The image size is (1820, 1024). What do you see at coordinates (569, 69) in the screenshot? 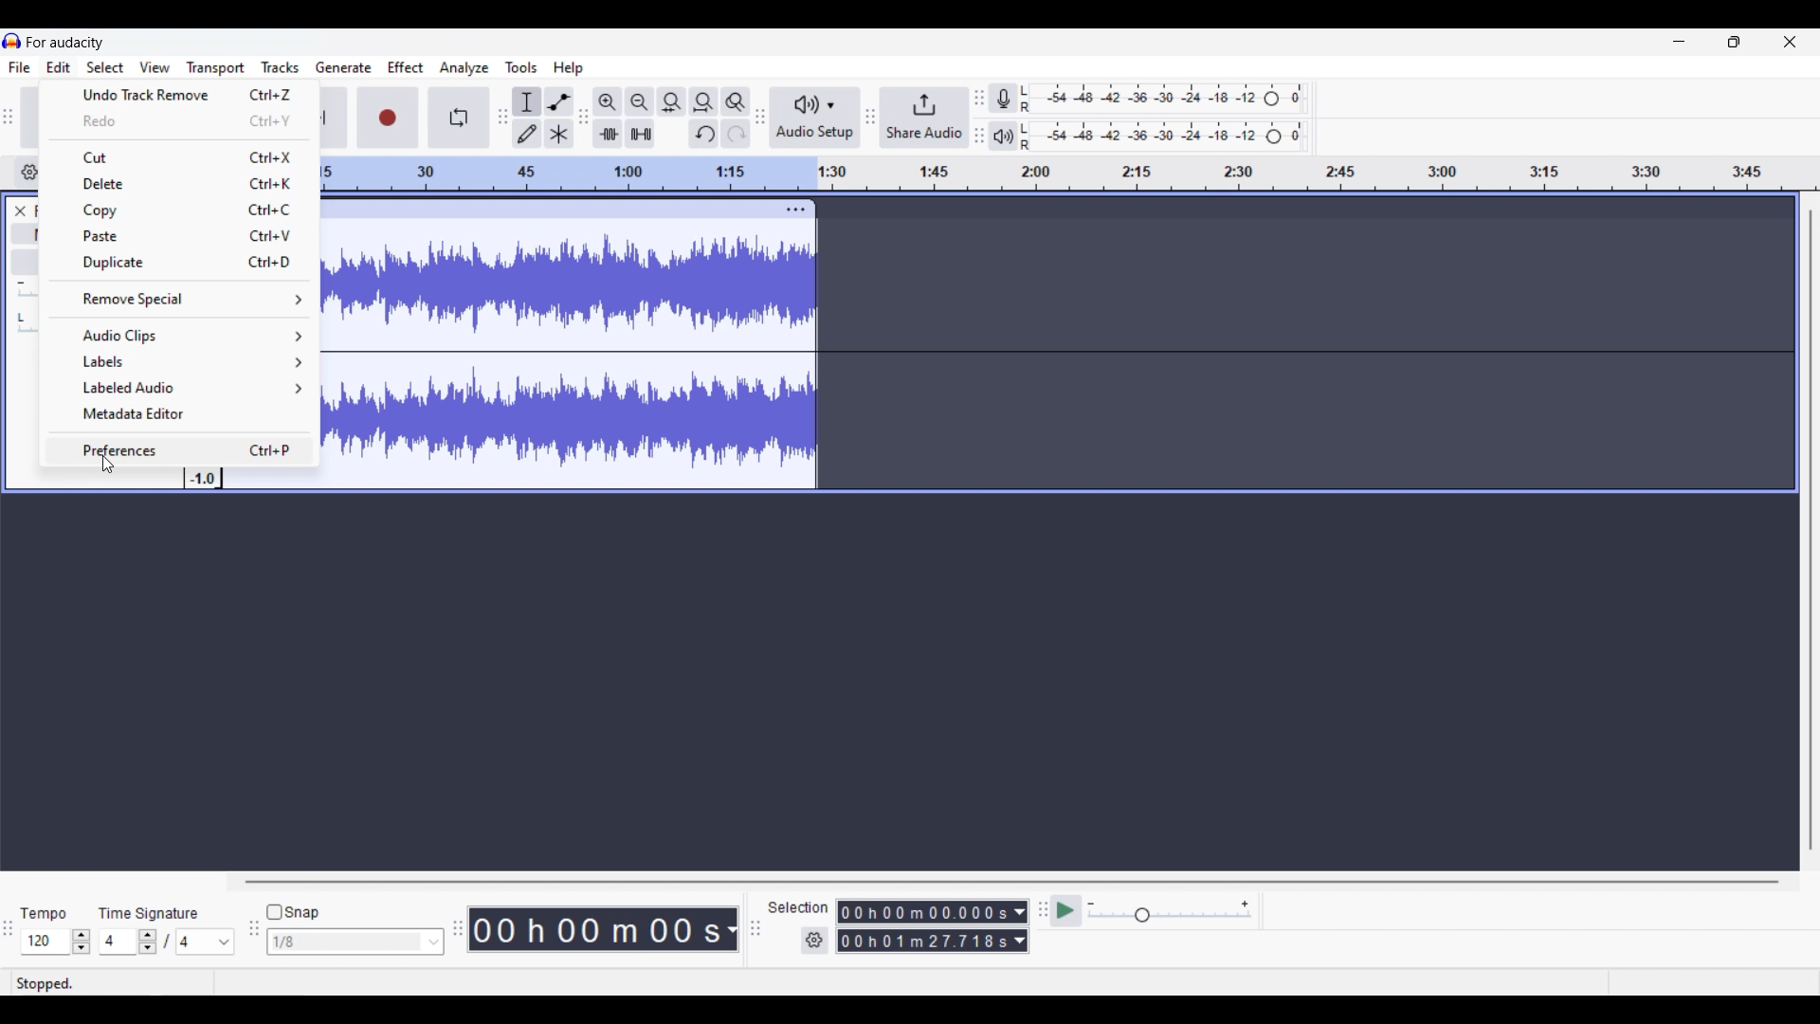
I see `Help menu` at bounding box center [569, 69].